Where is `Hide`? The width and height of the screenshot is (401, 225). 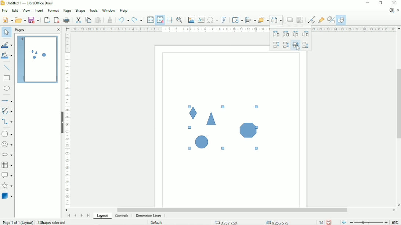 Hide is located at coordinates (61, 121).